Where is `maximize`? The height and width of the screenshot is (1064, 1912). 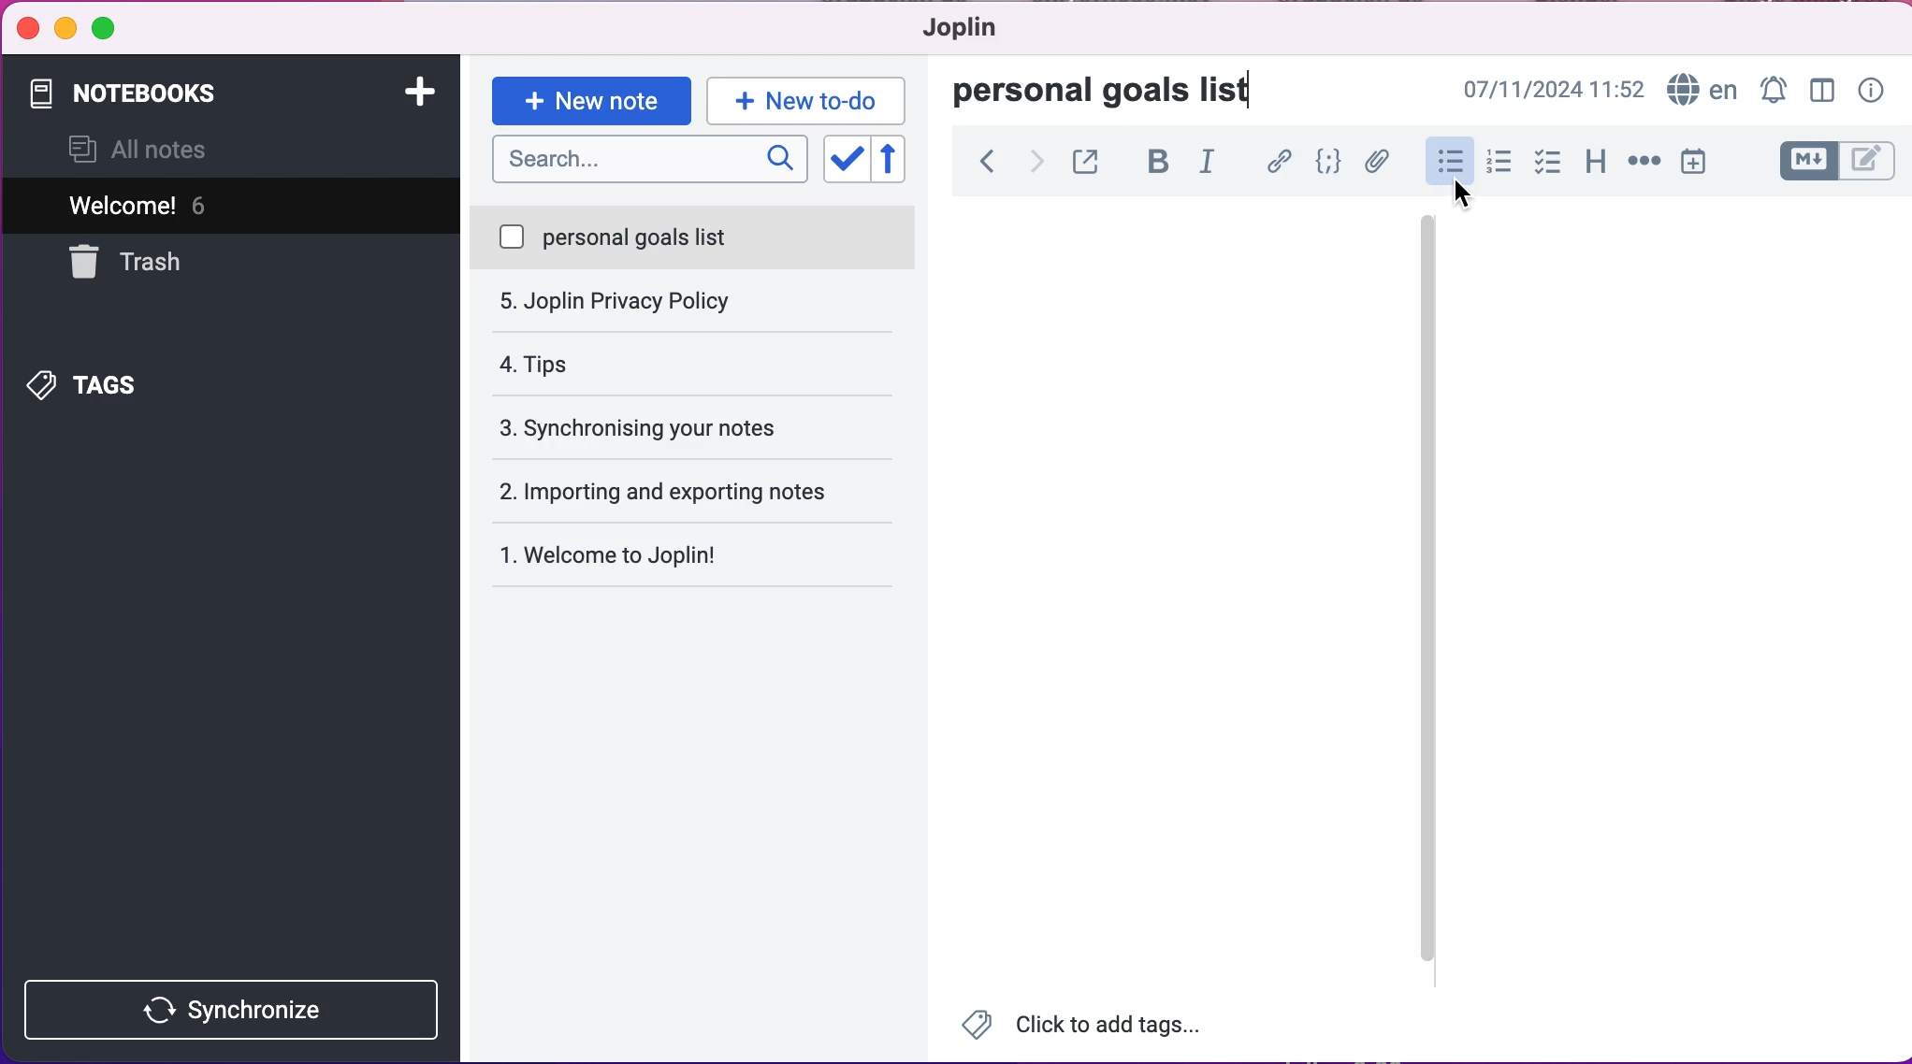 maximize is located at coordinates (111, 31).